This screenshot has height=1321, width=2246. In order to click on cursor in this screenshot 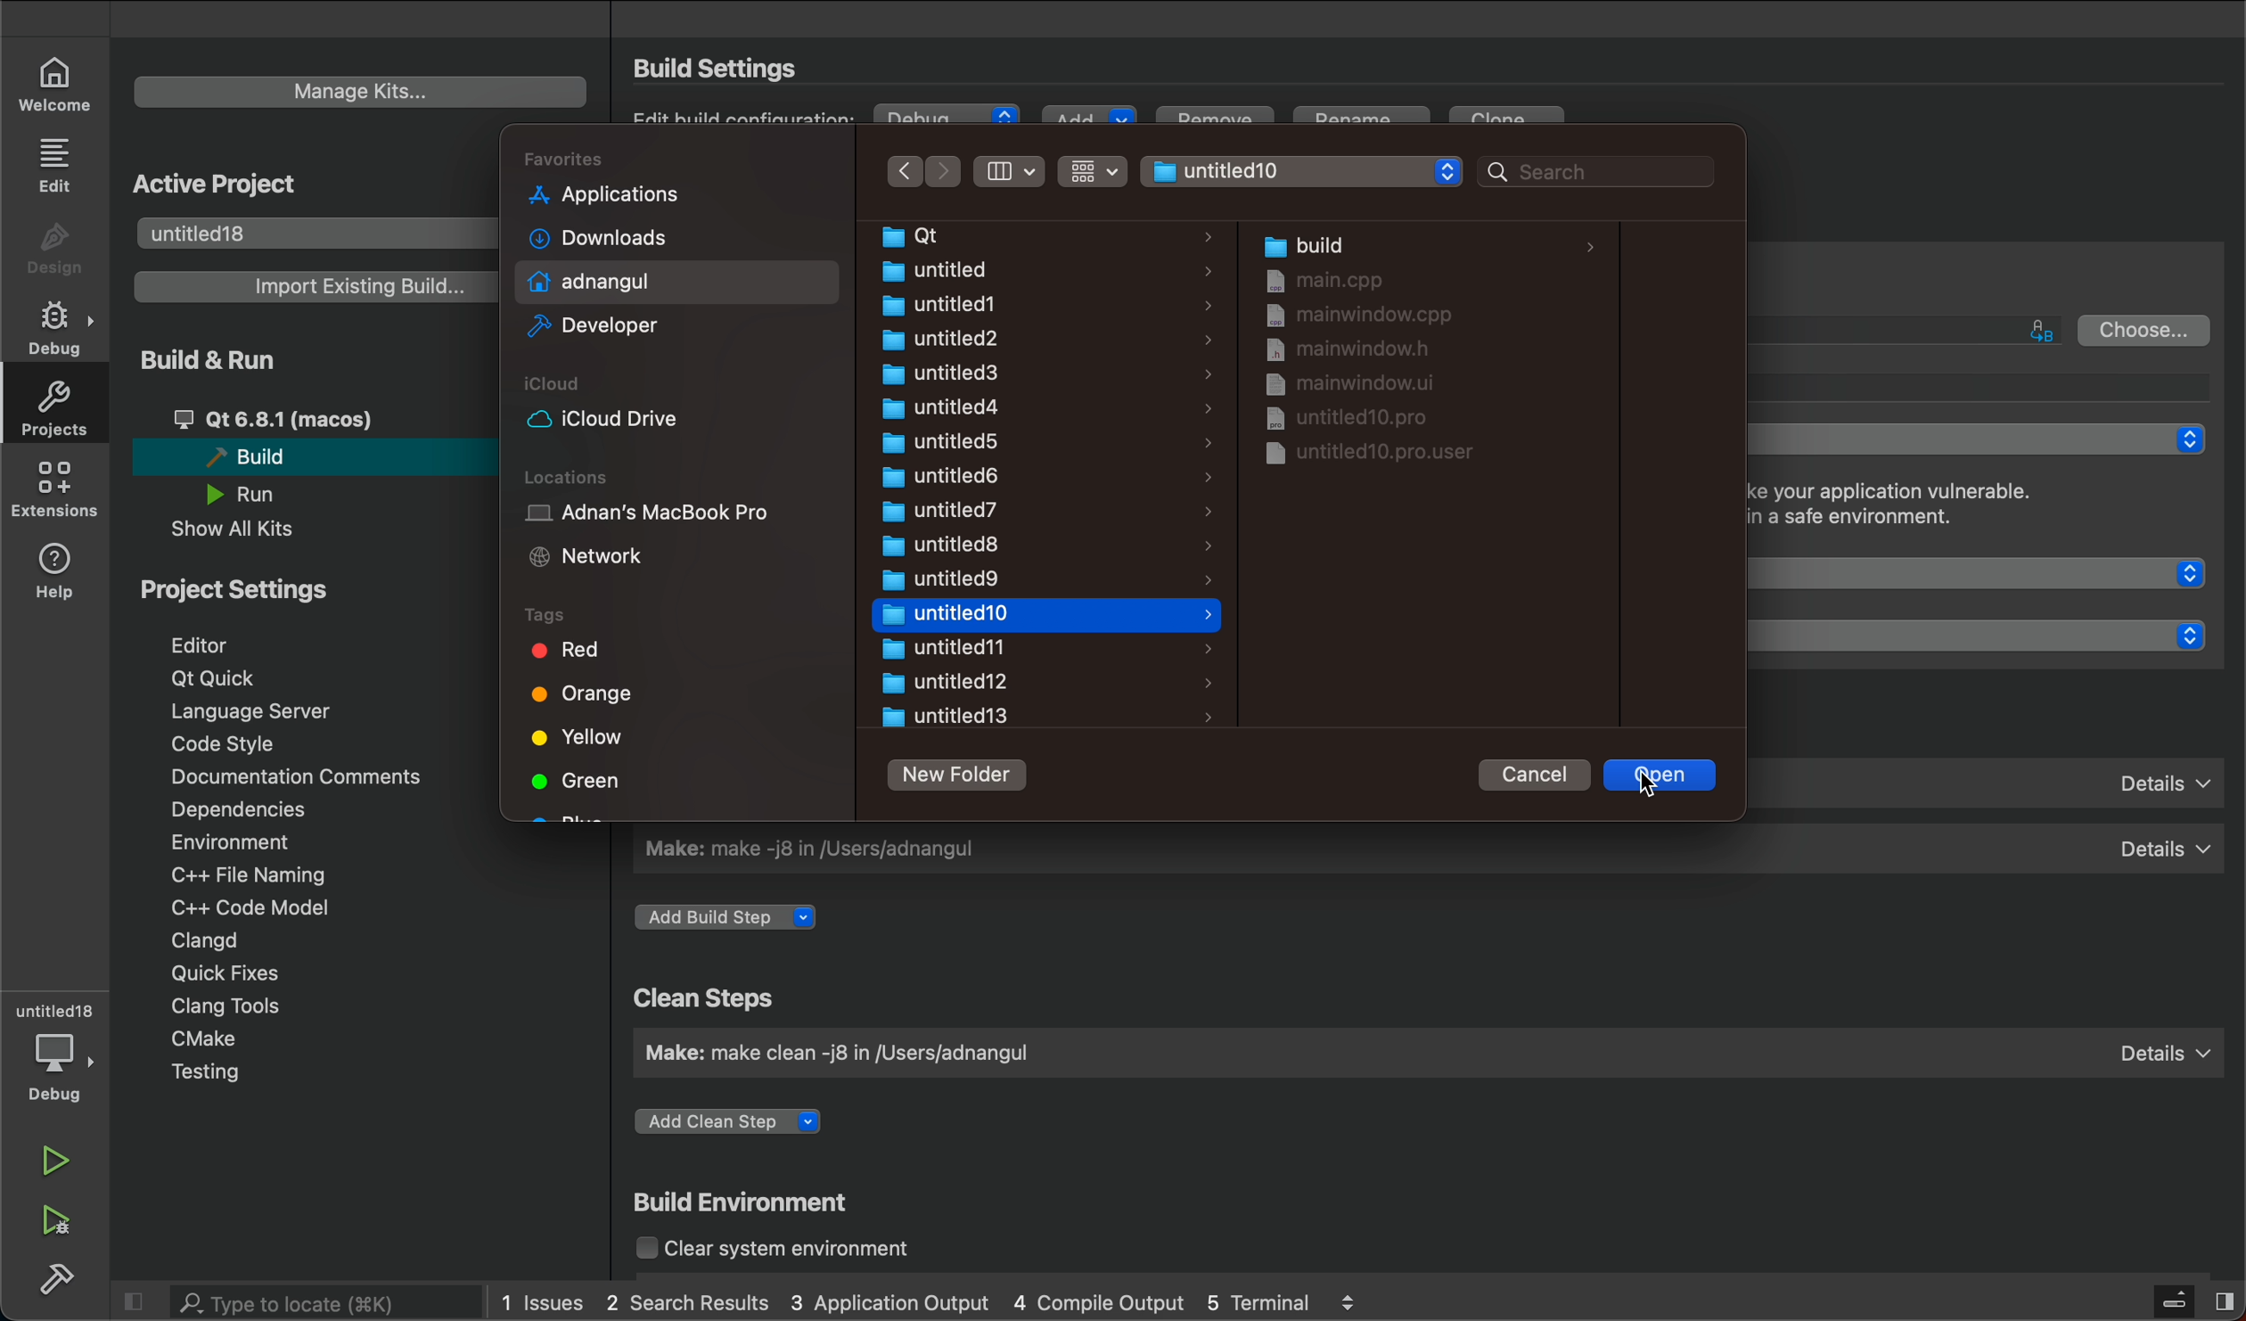, I will do `click(1656, 787)`.